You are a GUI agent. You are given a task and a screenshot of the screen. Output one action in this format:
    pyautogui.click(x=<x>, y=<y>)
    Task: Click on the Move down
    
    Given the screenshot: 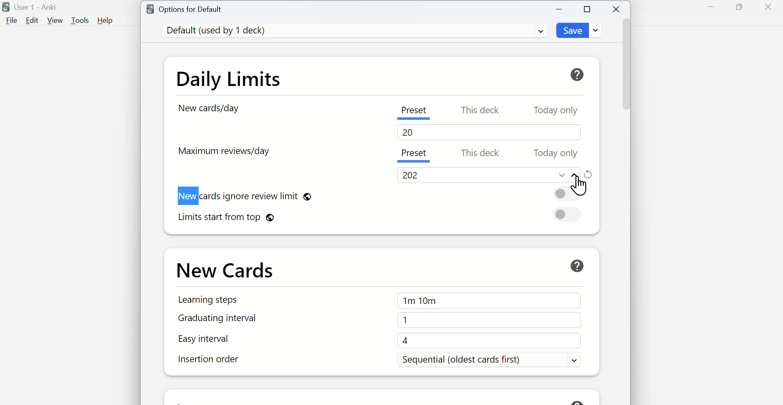 What is the action you would take?
    pyautogui.click(x=562, y=175)
    